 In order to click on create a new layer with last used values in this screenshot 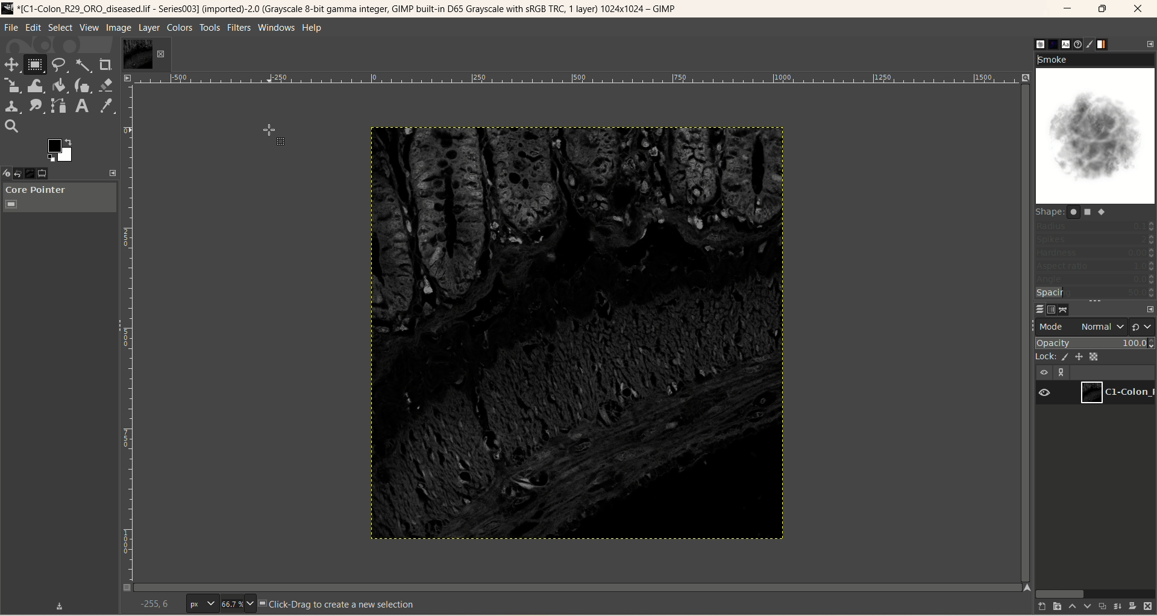, I will do `click(1042, 608)`.